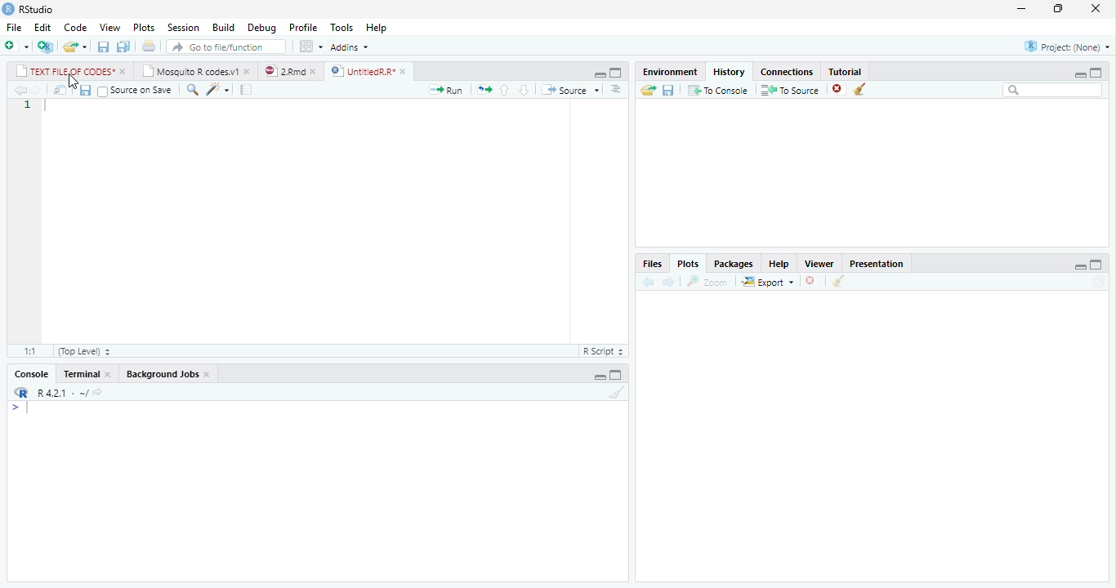 The image size is (1116, 588). What do you see at coordinates (1021, 8) in the screenshot?
I see `minimize` at bounding box center [1021, 8].